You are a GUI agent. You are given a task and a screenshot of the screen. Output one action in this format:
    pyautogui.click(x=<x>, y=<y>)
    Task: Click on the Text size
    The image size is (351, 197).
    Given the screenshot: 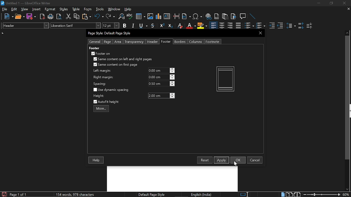 What is the action you would take?
    pyautogui.click(x=111, y=25)
    